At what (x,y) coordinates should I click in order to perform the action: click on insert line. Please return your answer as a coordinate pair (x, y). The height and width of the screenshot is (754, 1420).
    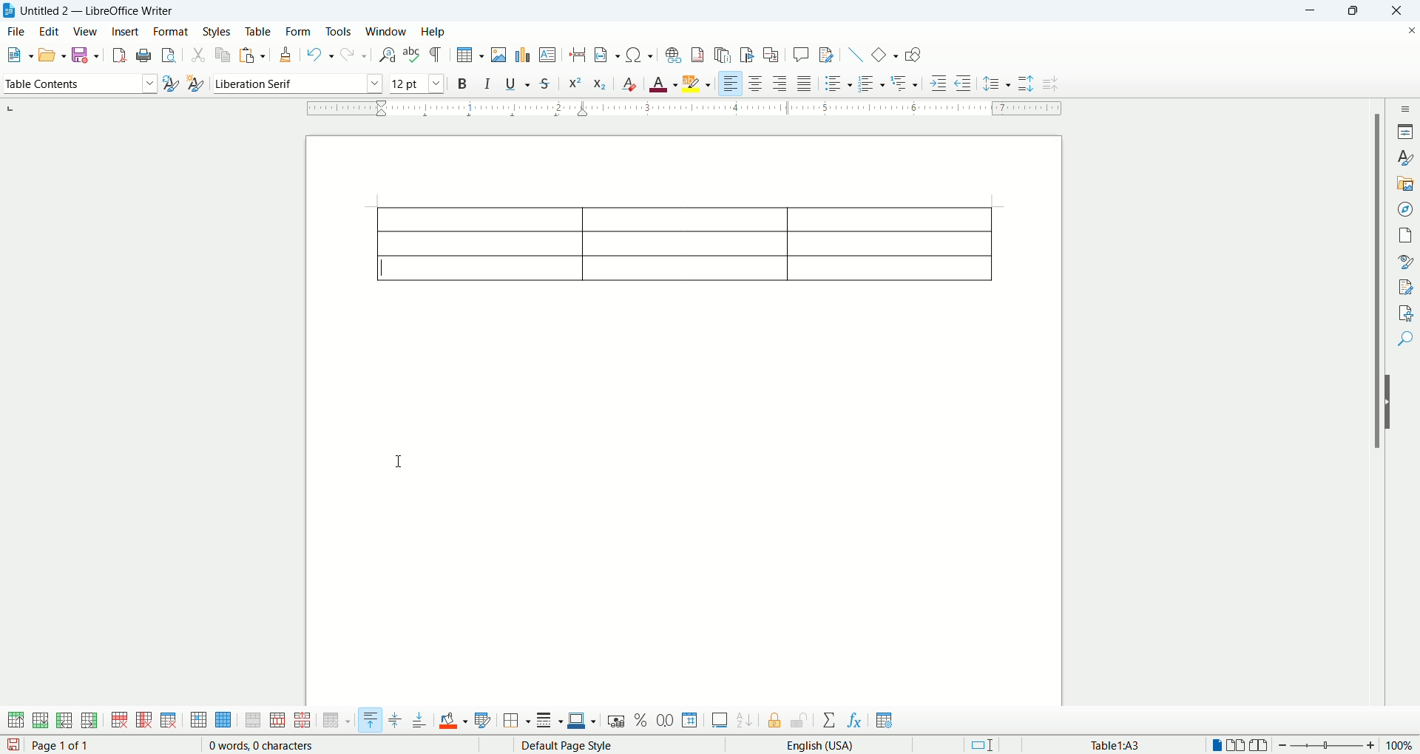
    Looking at the image, I should click on (851, 55).